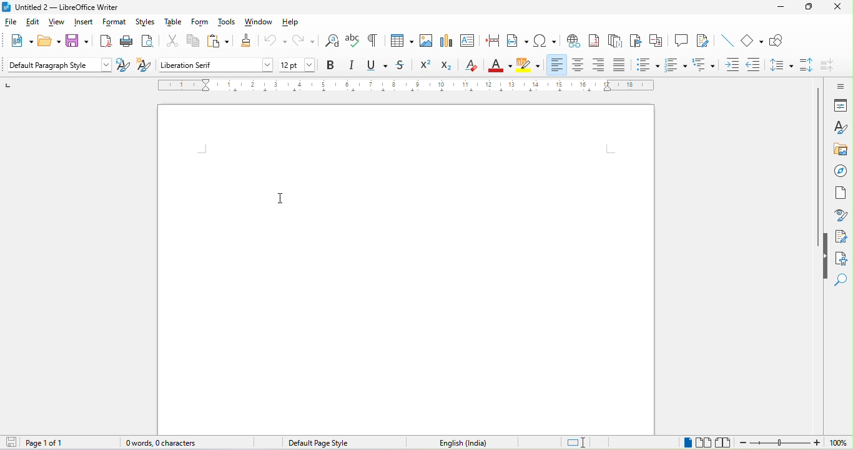  Describe the element at coordinates (196, 43) in the screenshot. I see `copy` at that location.